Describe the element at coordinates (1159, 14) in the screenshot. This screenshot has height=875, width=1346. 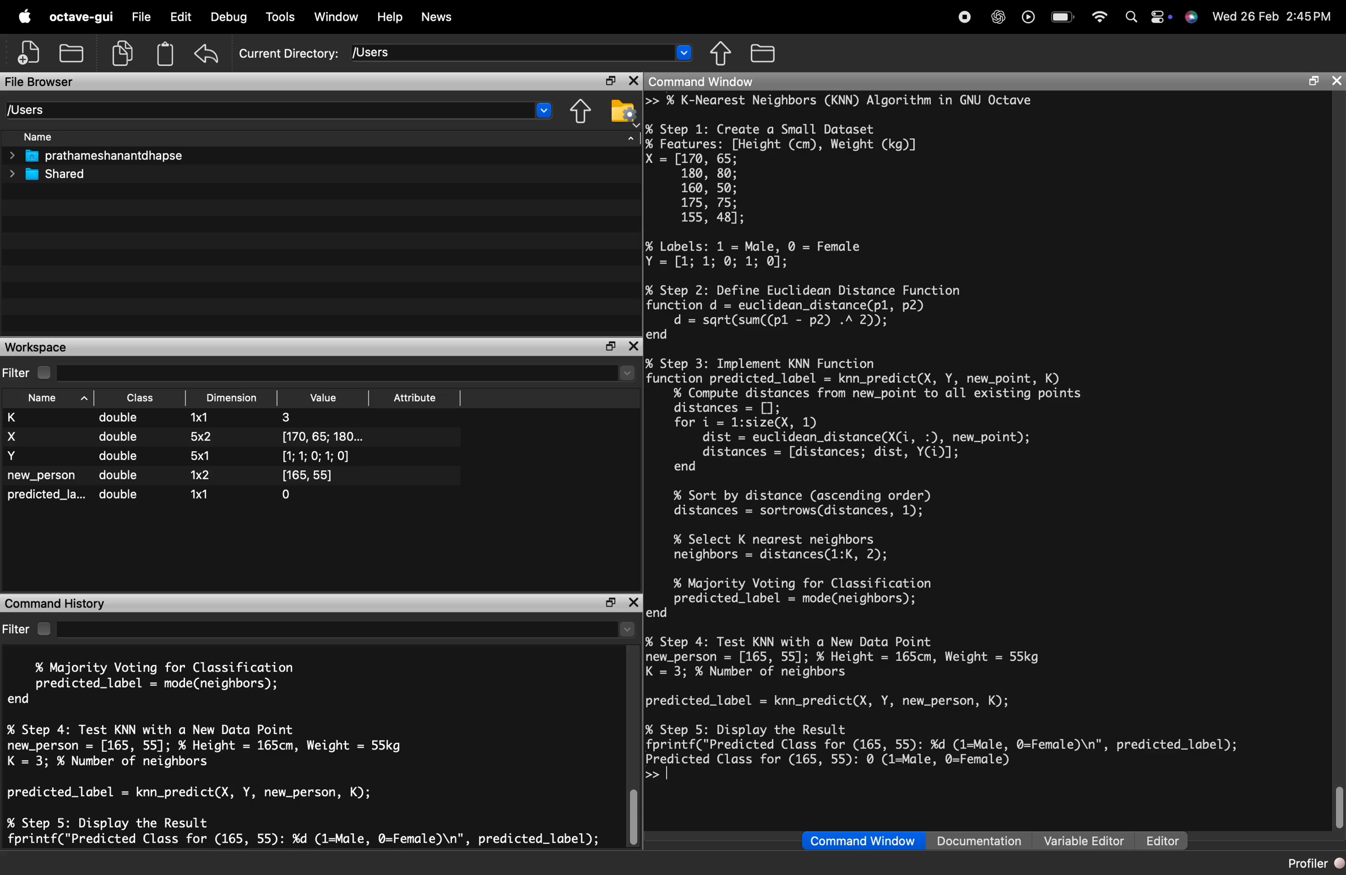
I see `settings` at that location.